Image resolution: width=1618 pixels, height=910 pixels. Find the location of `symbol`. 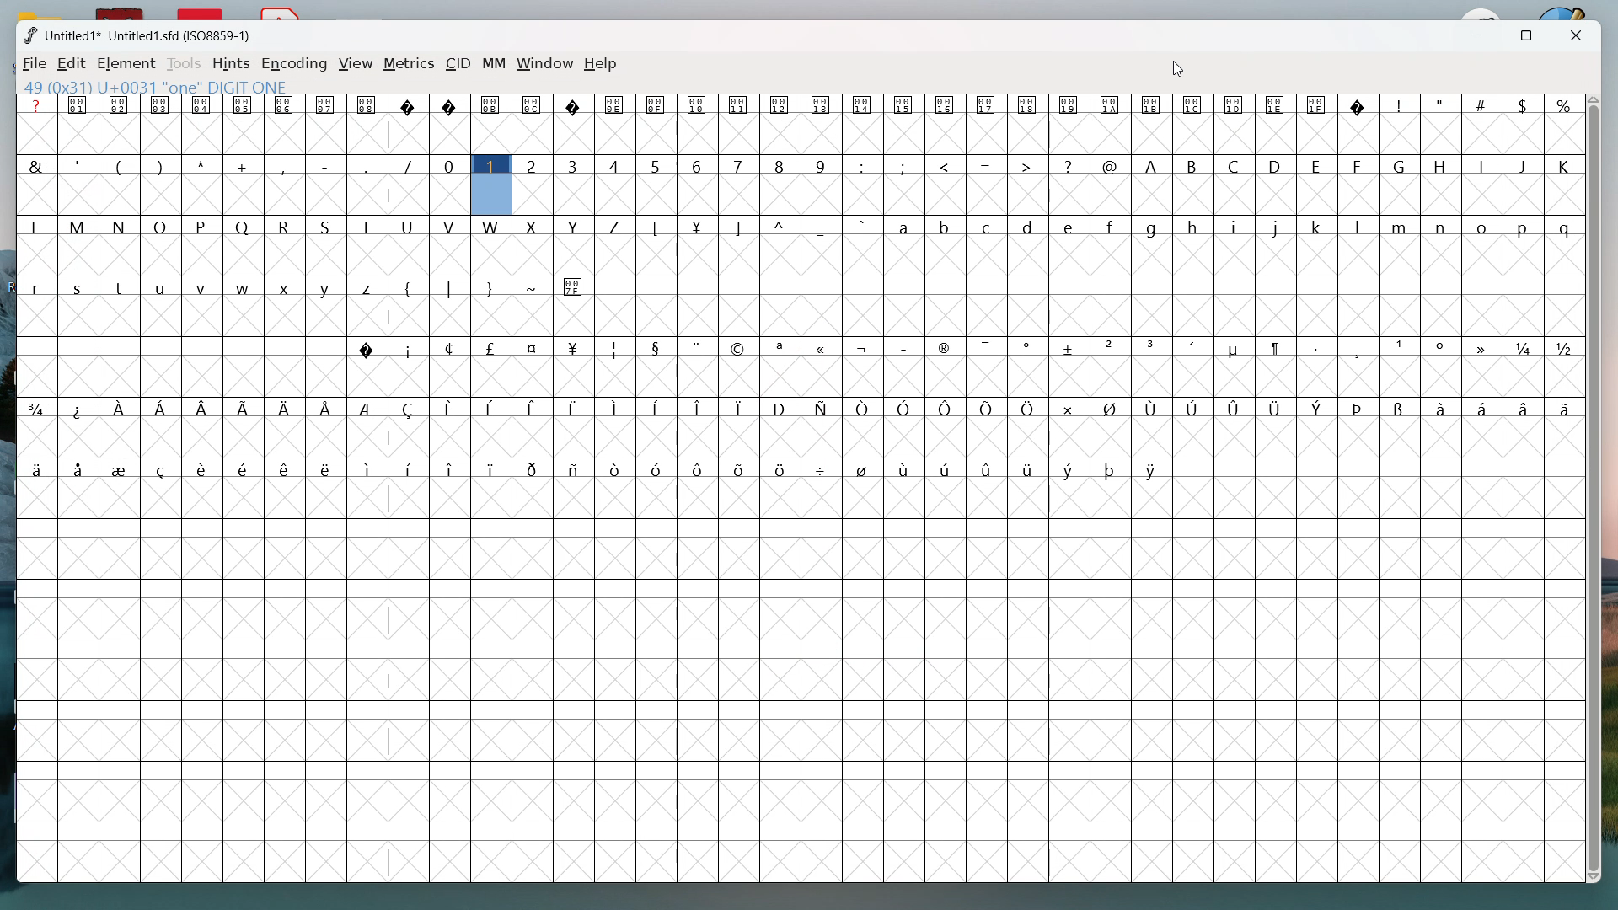

symbol is located at coordinates (576, 105).